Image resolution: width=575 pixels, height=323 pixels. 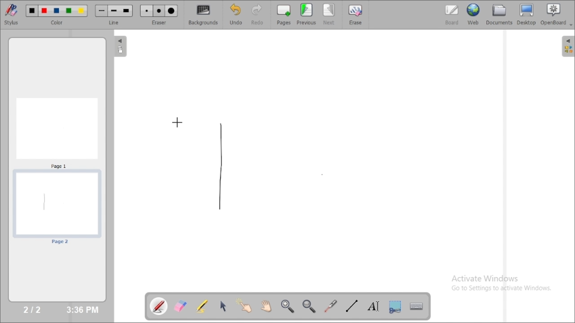 What do you see at coordinates (504, 284) in the screenshot?
I see `Activate Windows
Go to Settings to activate Windows.` at bounding box center [504, 284].